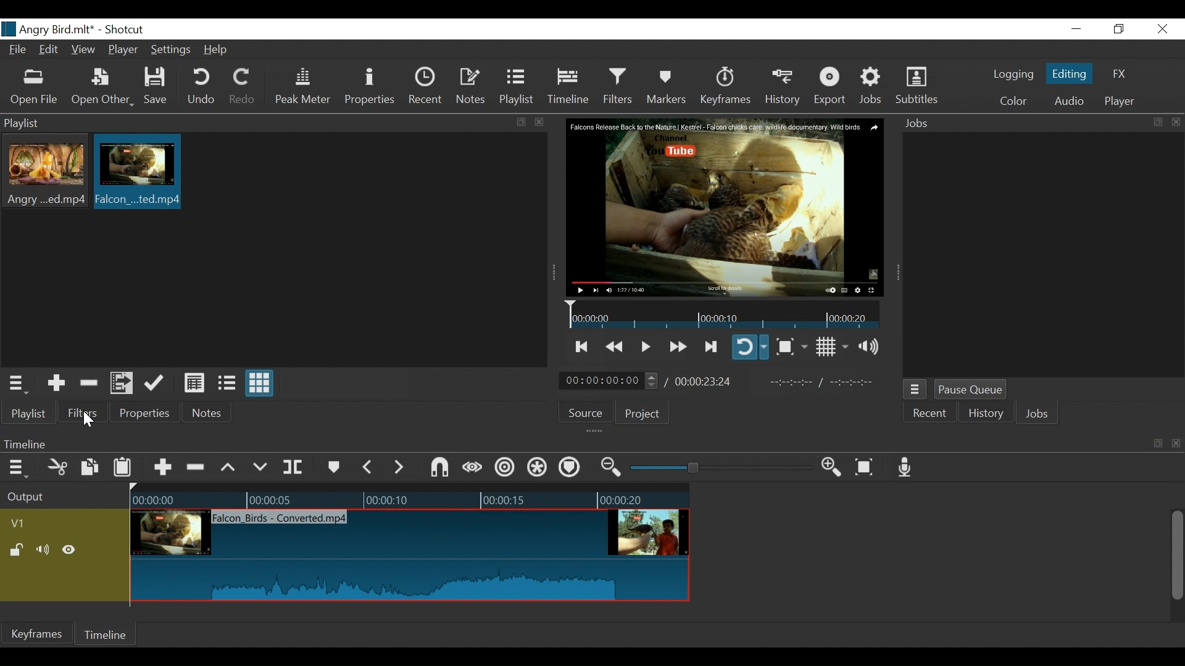 The height and width of the screenshot is (666, 1185). Describe the element at coordinates (243, 86) in the screenshot. I see `Redo` at that location.